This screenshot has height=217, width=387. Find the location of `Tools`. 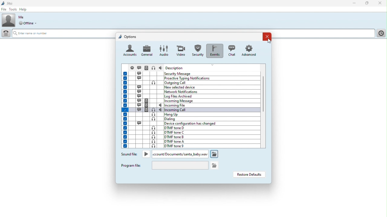

Tools is located at coordinates (13, 9).